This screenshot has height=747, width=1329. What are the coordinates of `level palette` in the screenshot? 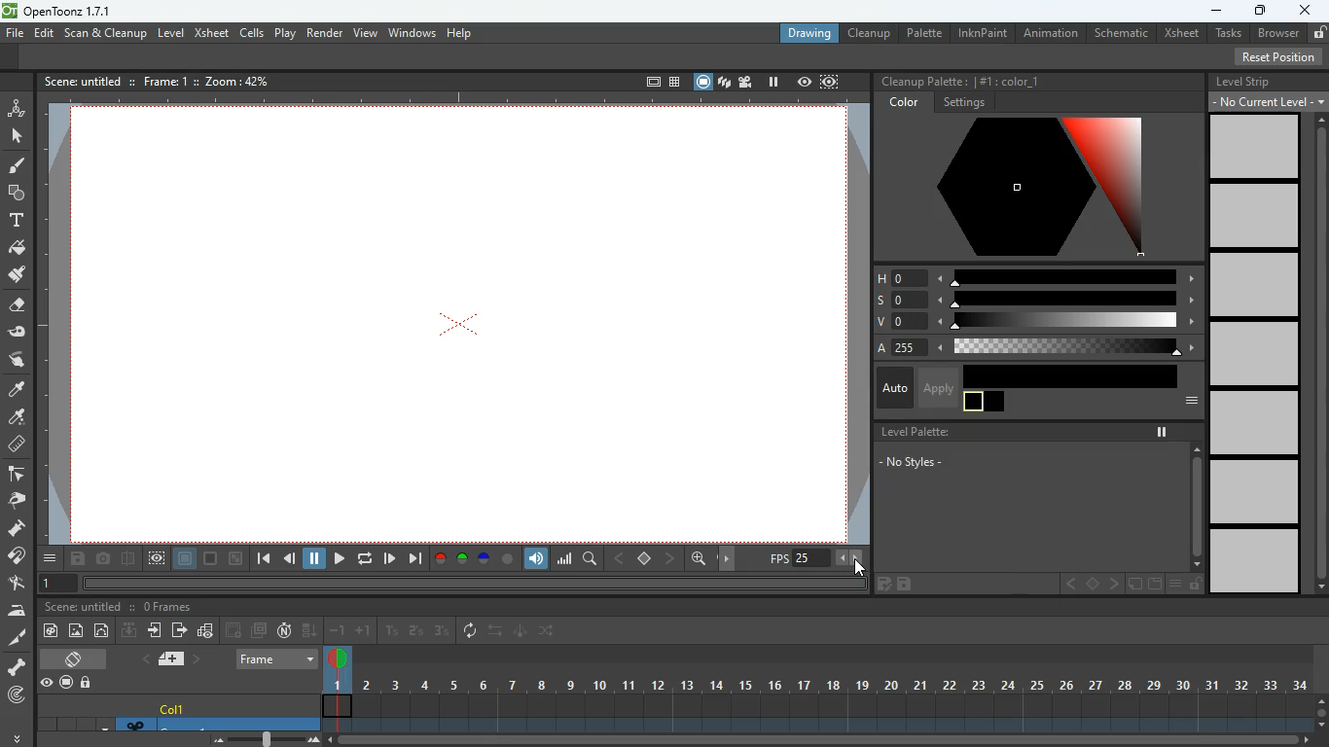 It's located at (917, 432).